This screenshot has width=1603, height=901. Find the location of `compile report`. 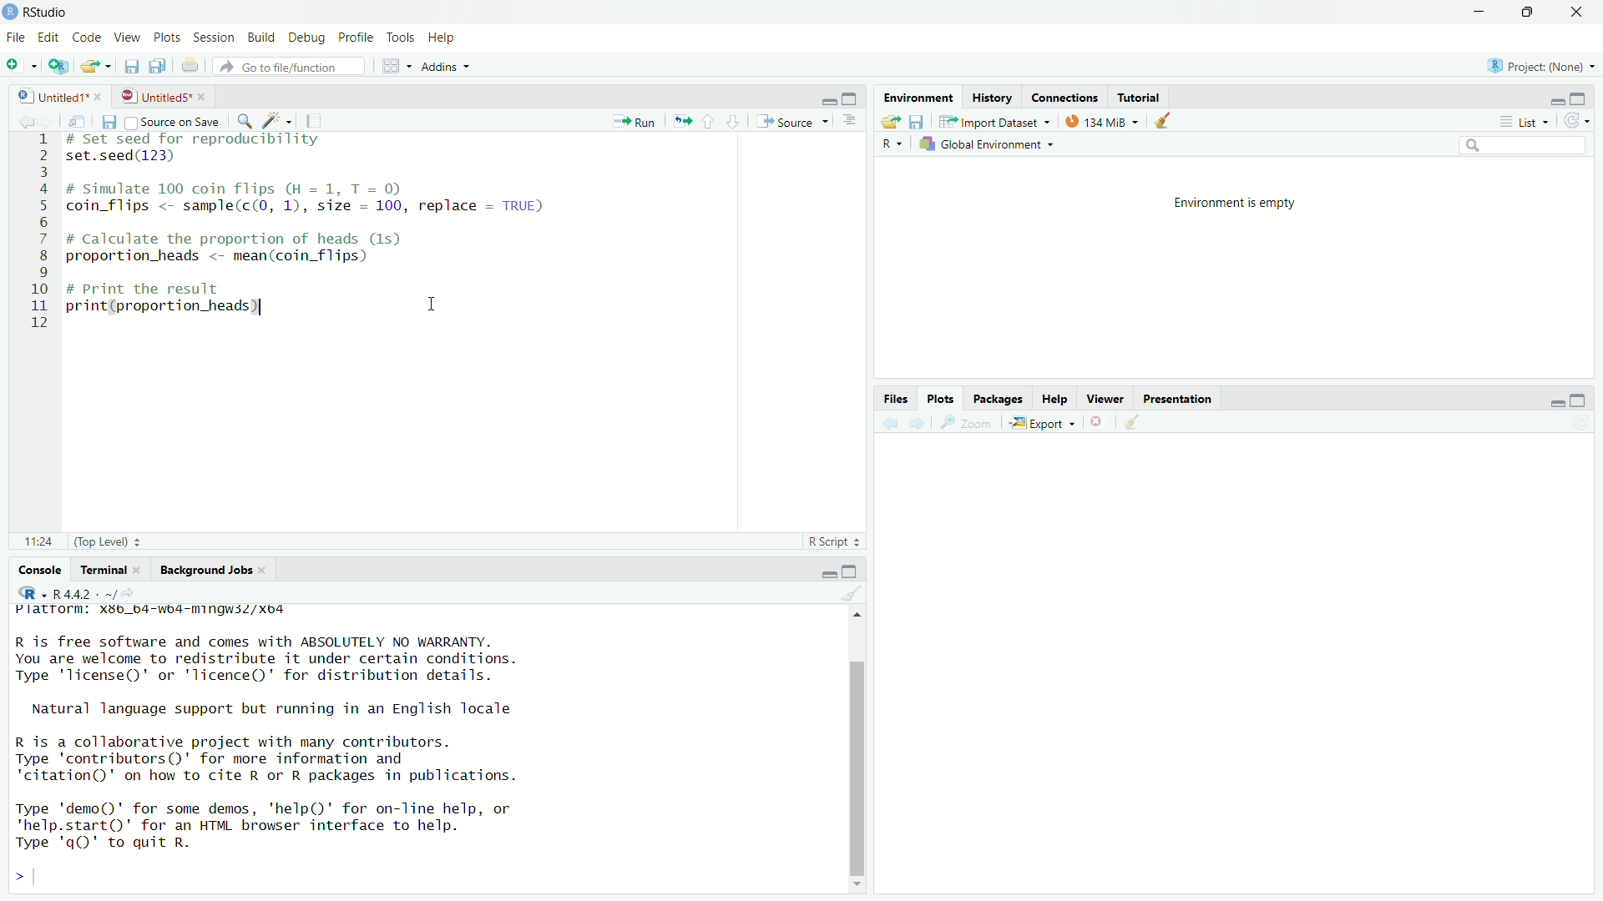

compile report is located at coordinates (322, 119).